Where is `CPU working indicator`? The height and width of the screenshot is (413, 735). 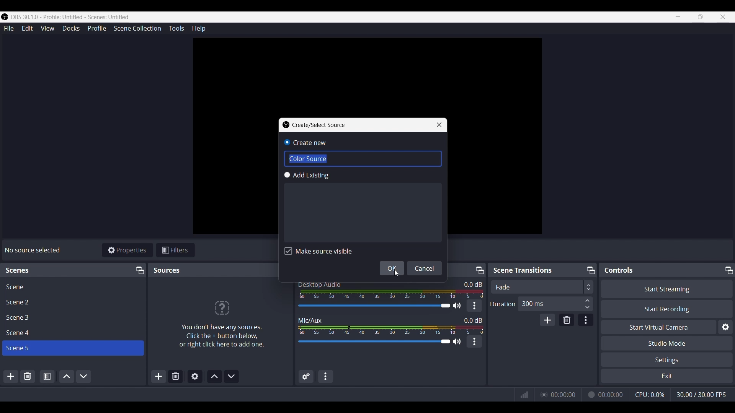
CPU working indicator is located at coordinates (650, 394).